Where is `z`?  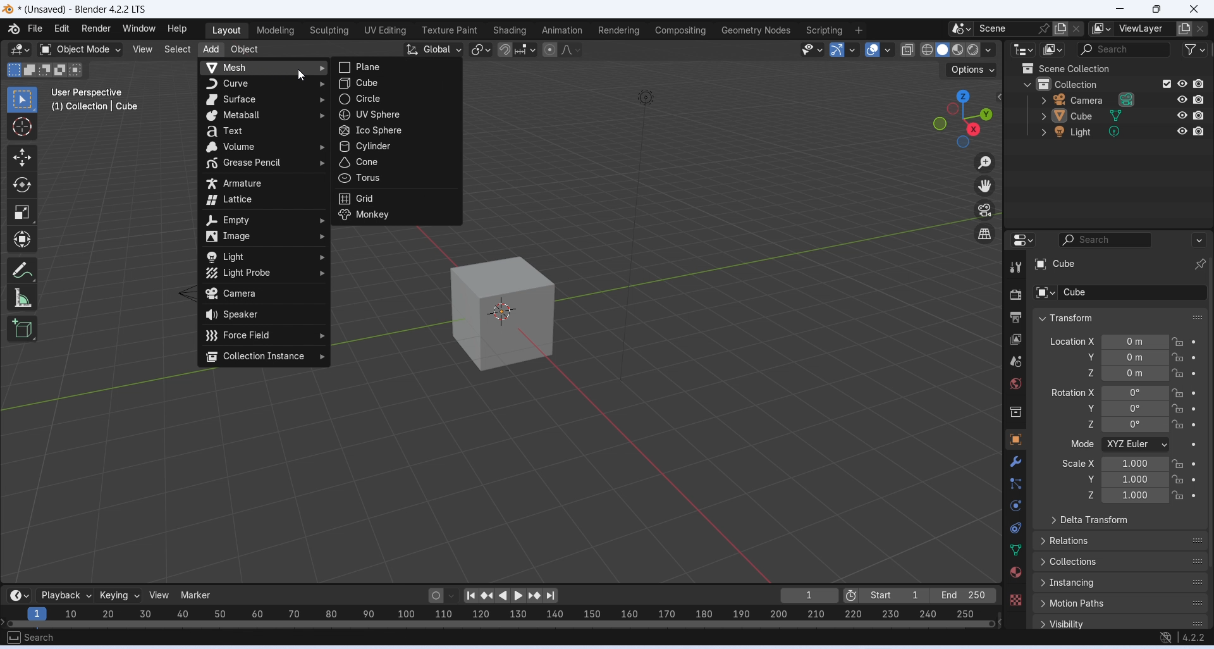
z is located at coordinates (1086, 495).